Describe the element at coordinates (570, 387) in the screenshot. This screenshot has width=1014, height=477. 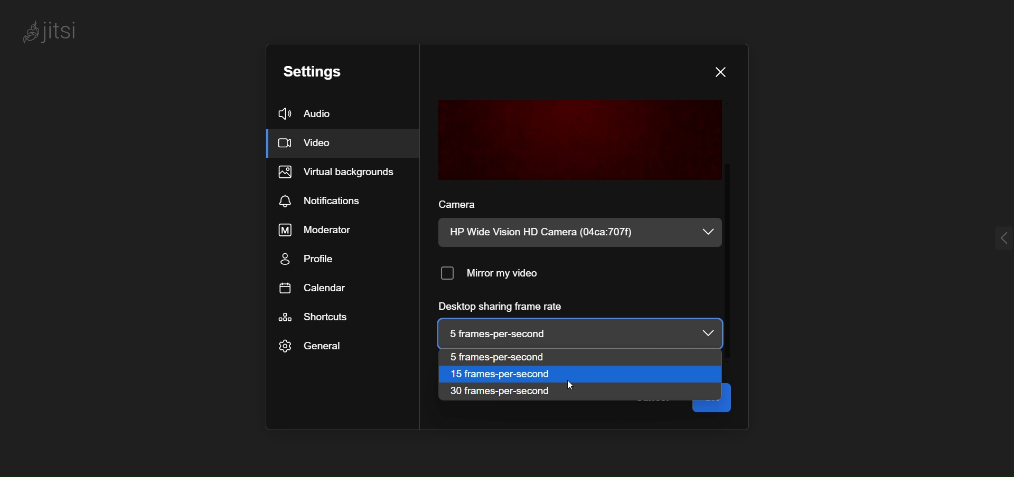
I see `cursor` at that location.